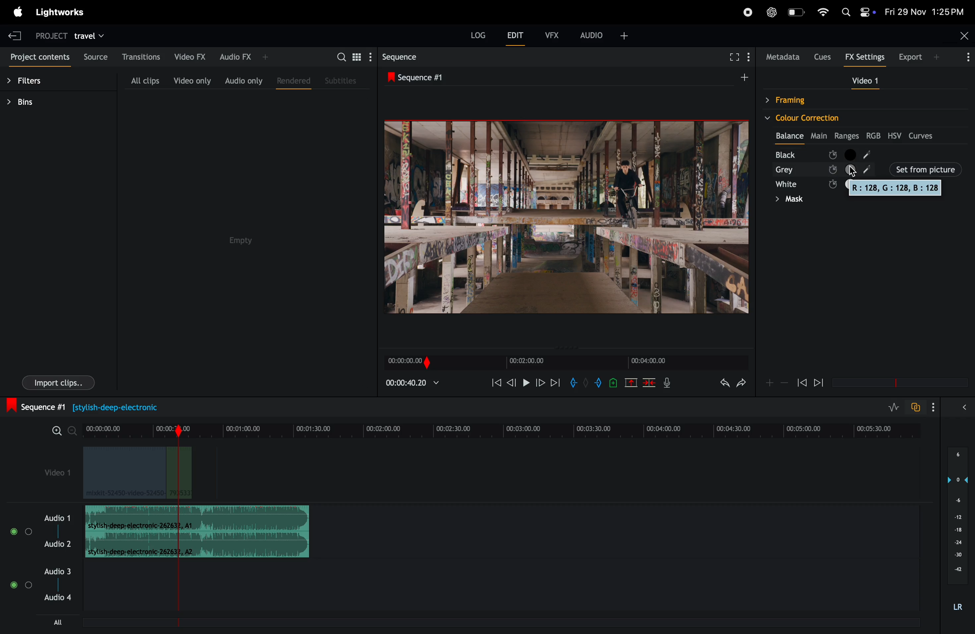 Image resolution: width=975 pixels, height=634 pixels. What do you see at coordinates (915, 407) in the screenshot?
I see `tofggle audio track` at bounding box center [915, 407].